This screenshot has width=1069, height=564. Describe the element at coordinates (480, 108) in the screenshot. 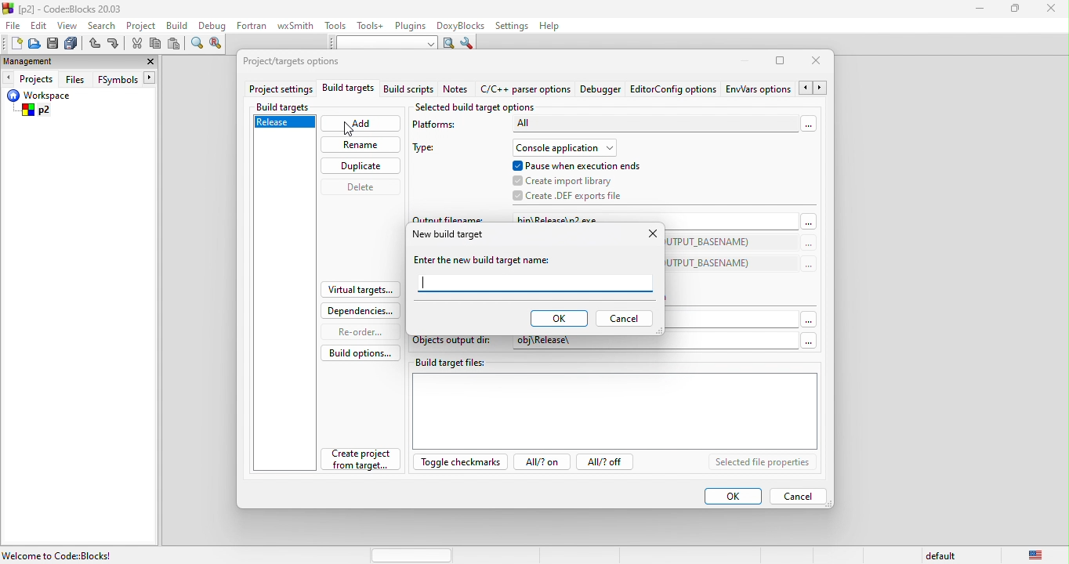

I see `selected build target option` at that location.